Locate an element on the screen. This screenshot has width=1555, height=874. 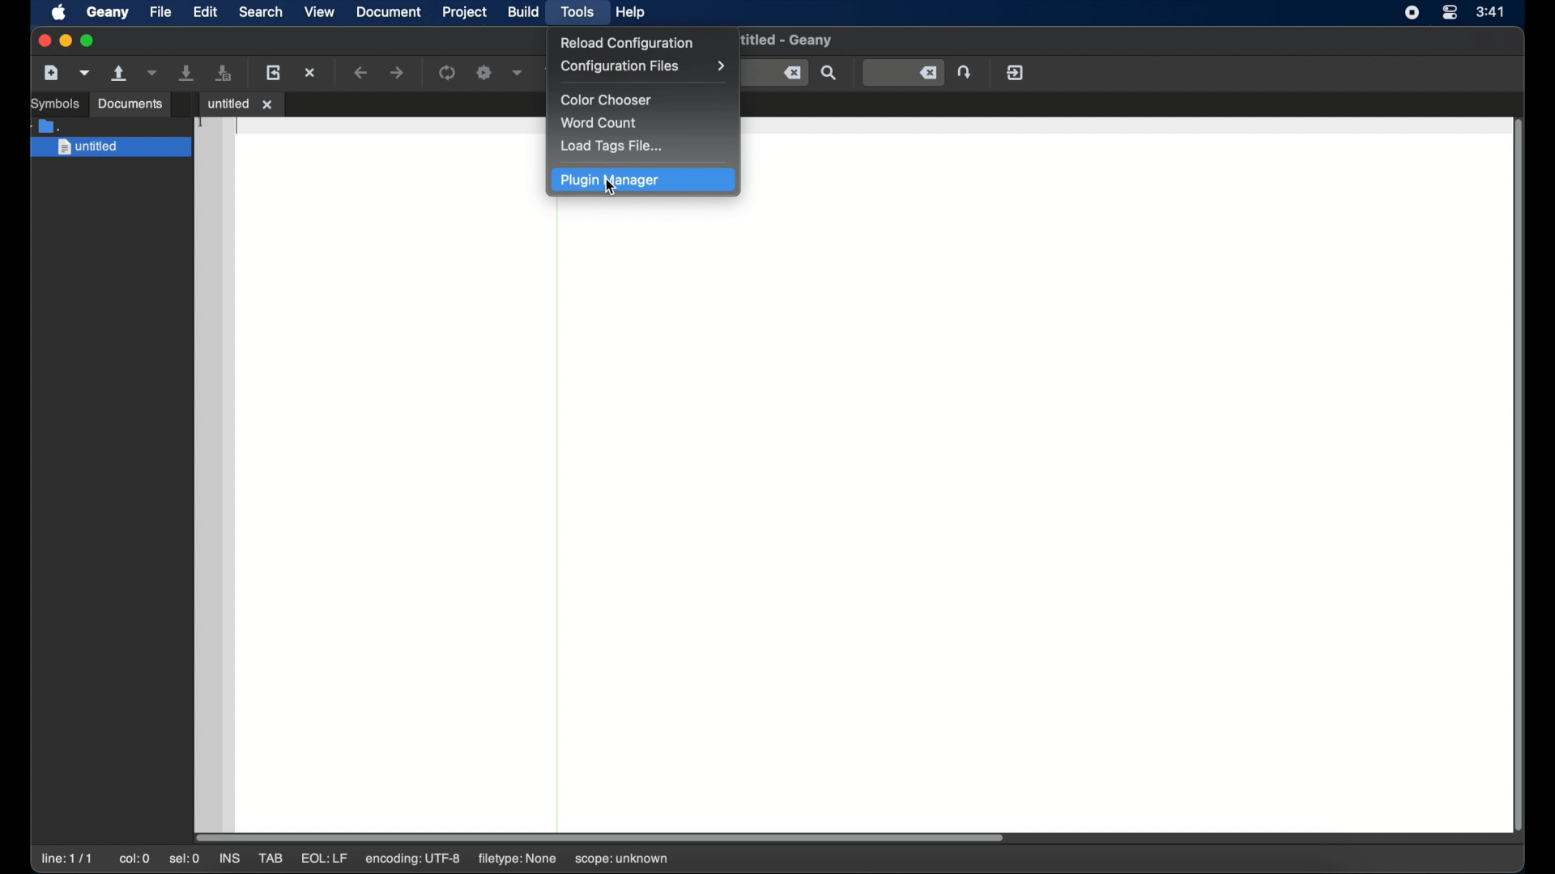
open a recent file is located at coordinates (154, 74).